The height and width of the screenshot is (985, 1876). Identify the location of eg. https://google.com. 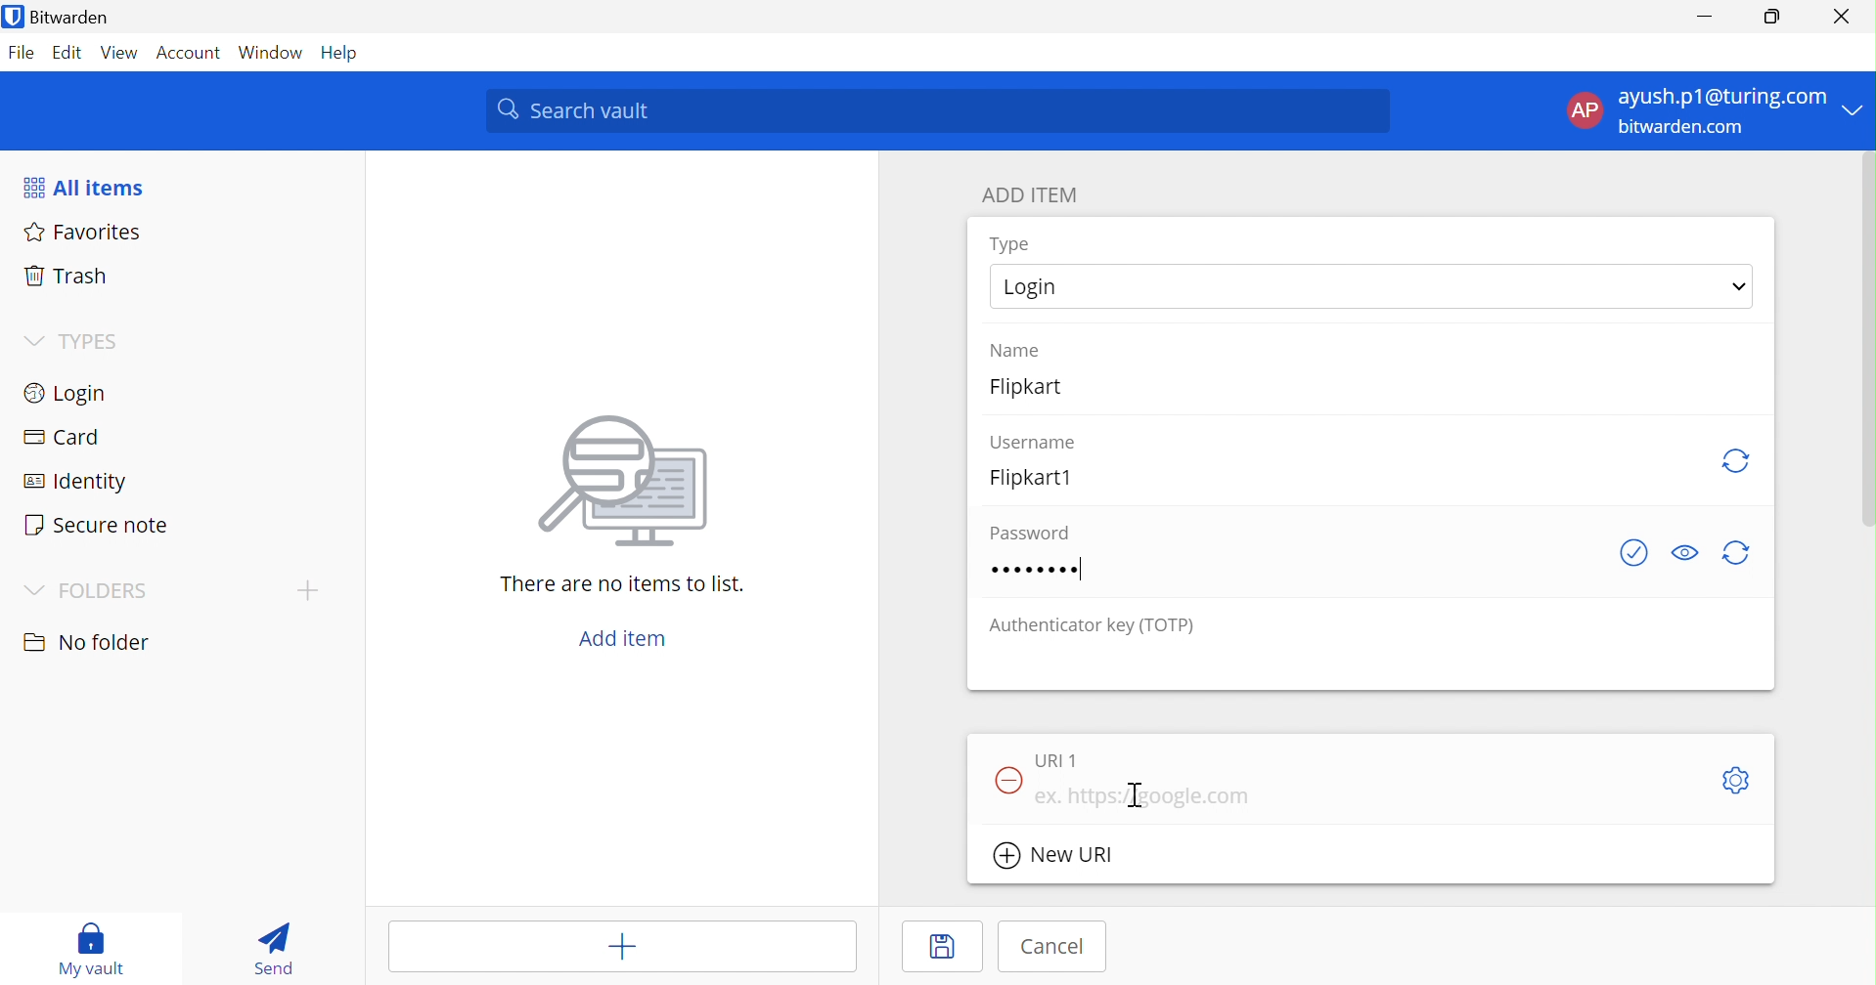
(1143, 797).